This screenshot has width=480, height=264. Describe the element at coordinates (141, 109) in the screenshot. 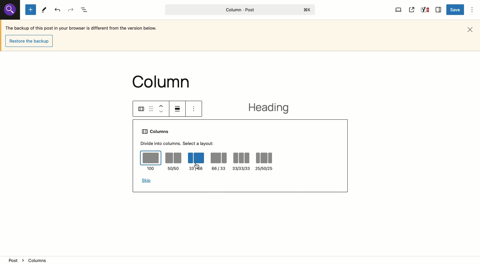

I see `Columns` at that location.